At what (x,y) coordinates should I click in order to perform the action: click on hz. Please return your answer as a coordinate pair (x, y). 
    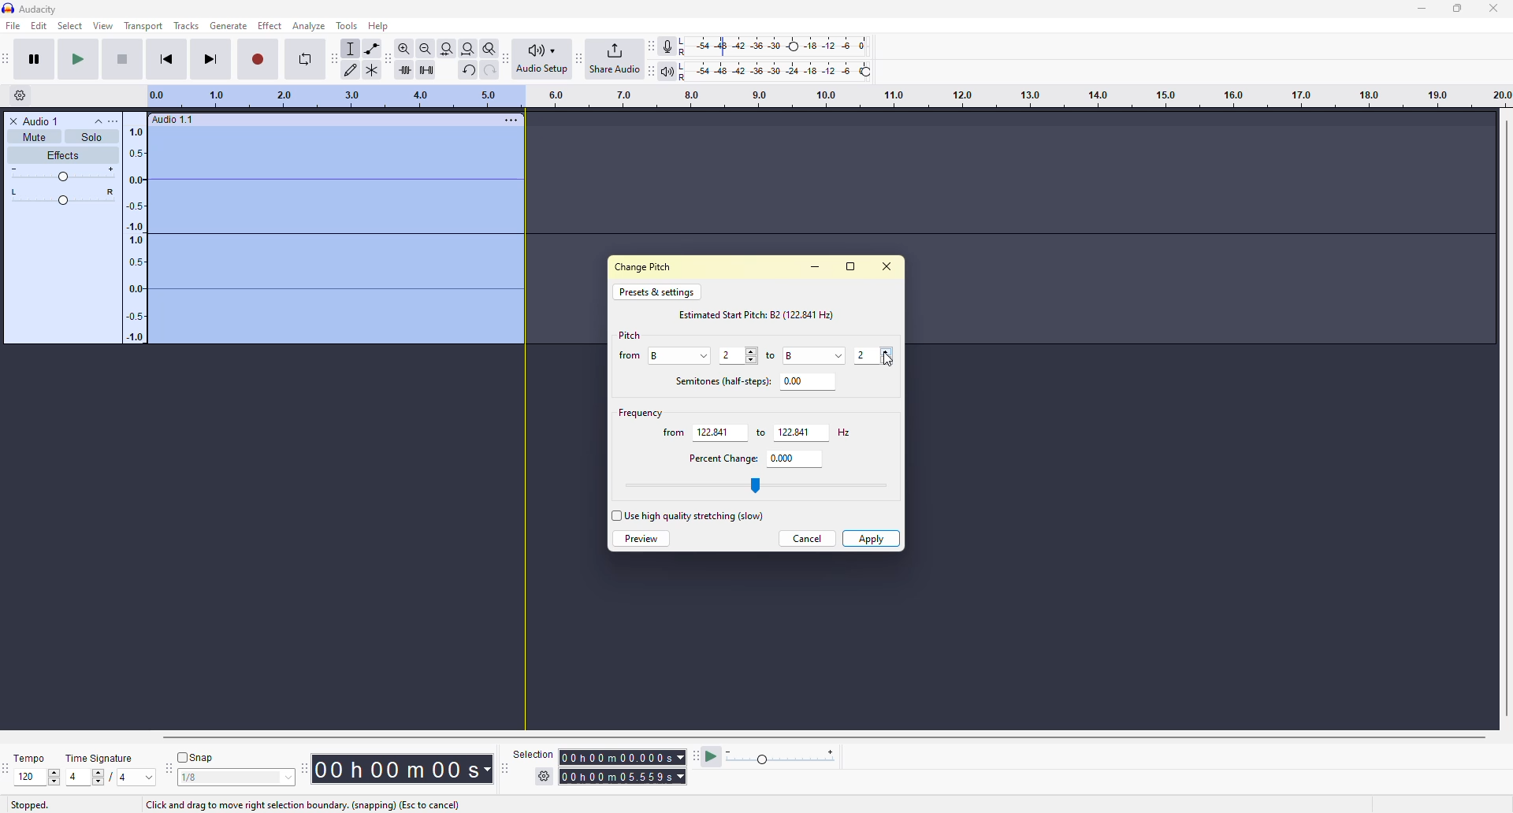
    Looking at the image, I should click on (842, 432).